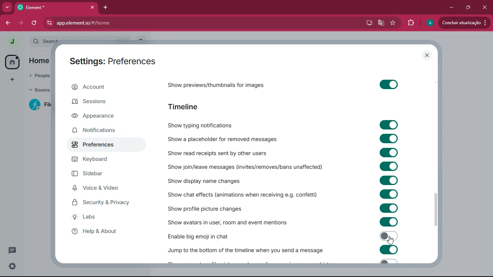  What do you see at coordinates (394, 23) in the screenshot?
I see `favourite` at bounding box center [394, 23].